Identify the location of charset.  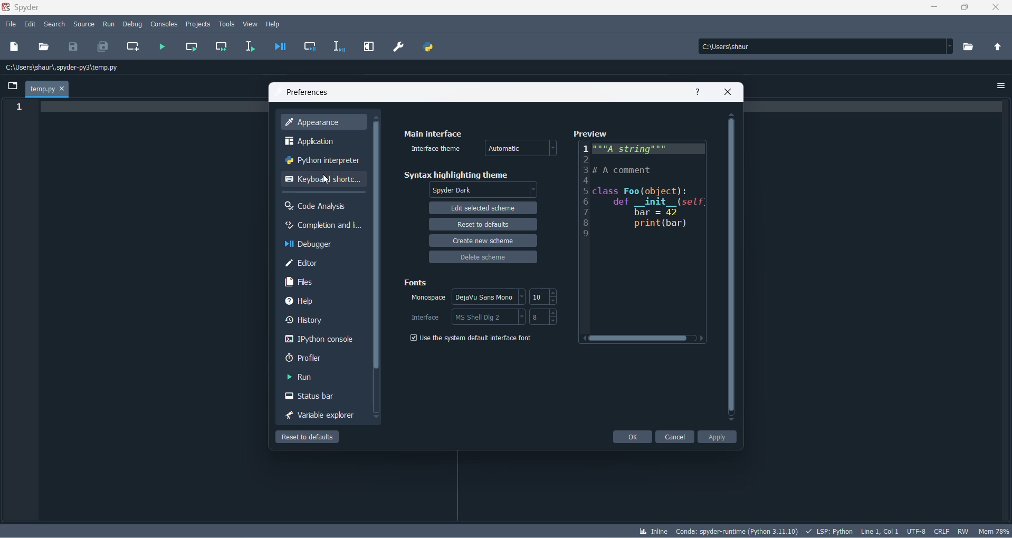
(916, 530).